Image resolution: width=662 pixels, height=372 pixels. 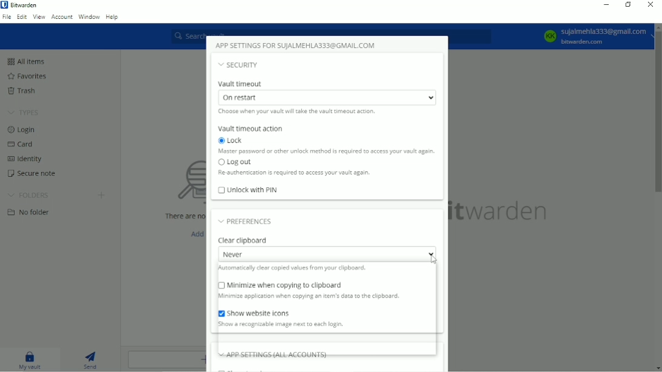 What do you see at coordinates (594, 37) in the screenshot?
I see `Account` at bounding box center [594, 37].